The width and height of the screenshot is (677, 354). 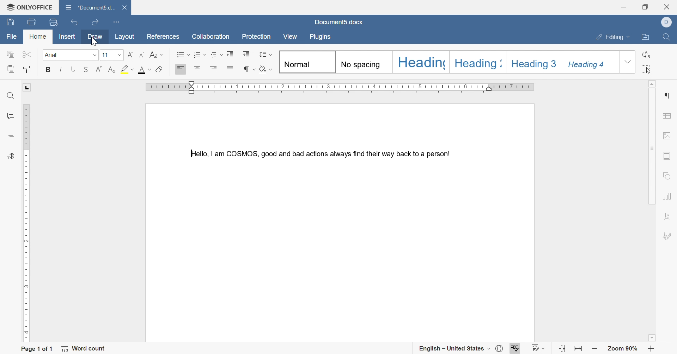 I want to click on Normal, so click(x=307, y=62).